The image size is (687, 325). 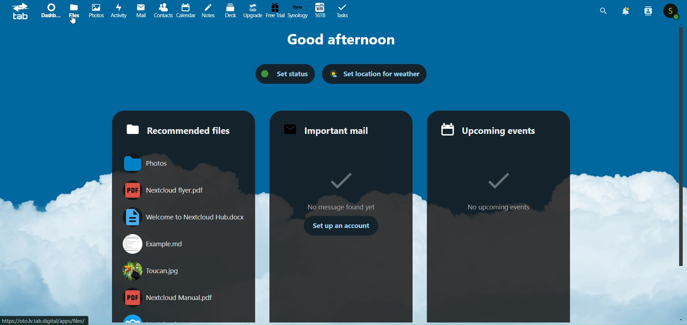 I want to click on Photos, so click(x=184, y=164).